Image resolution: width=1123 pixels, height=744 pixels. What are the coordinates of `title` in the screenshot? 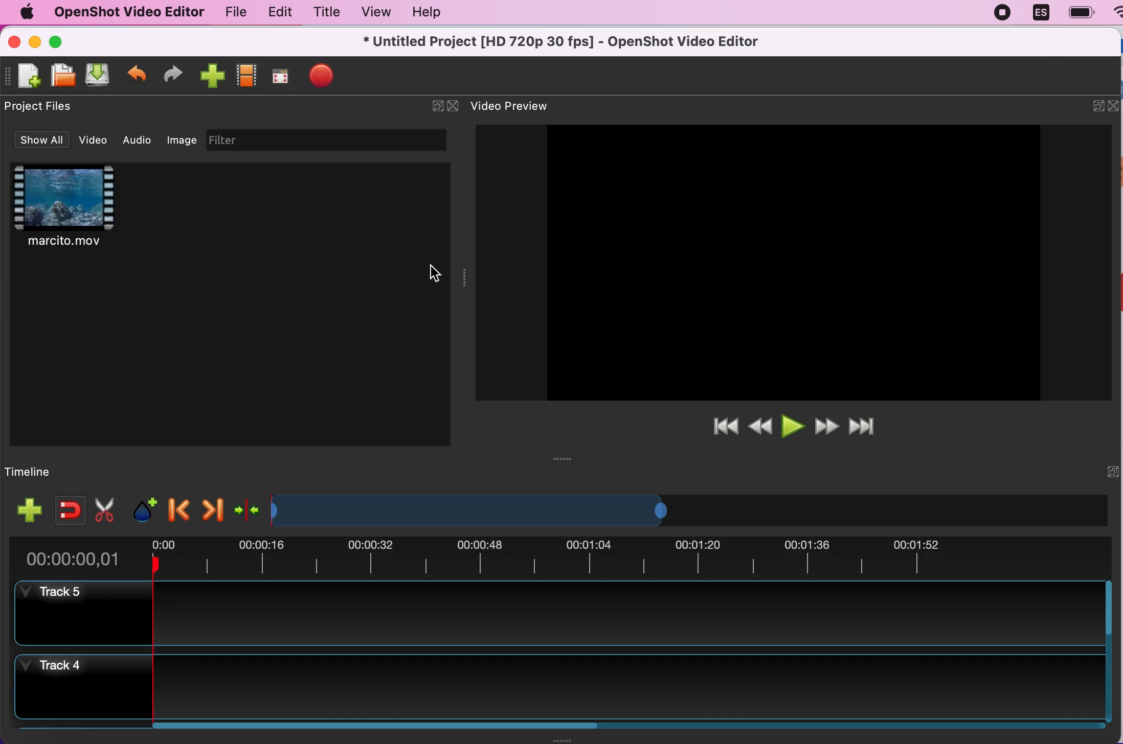 It's located at (325, 13).